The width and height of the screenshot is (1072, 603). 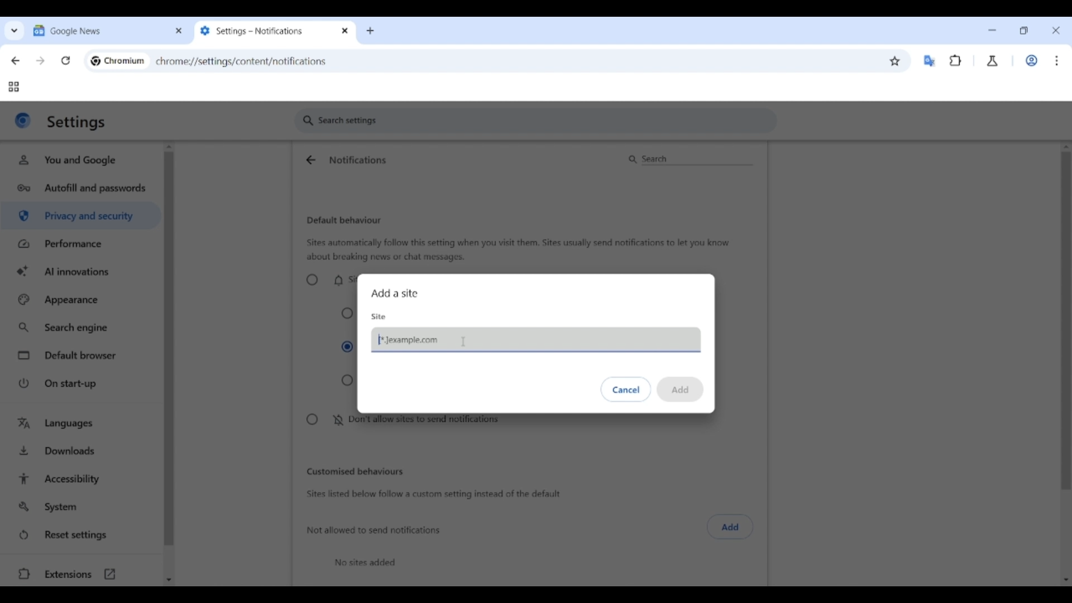 What do you see at coordinates (347, 314) in the screenshot?
I see `Collapse all requests in the address bar` at bounding box center [347, 314].